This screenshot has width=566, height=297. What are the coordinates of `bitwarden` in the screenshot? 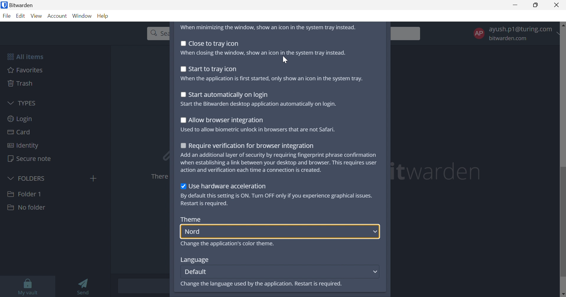 It's located at (437, 171).